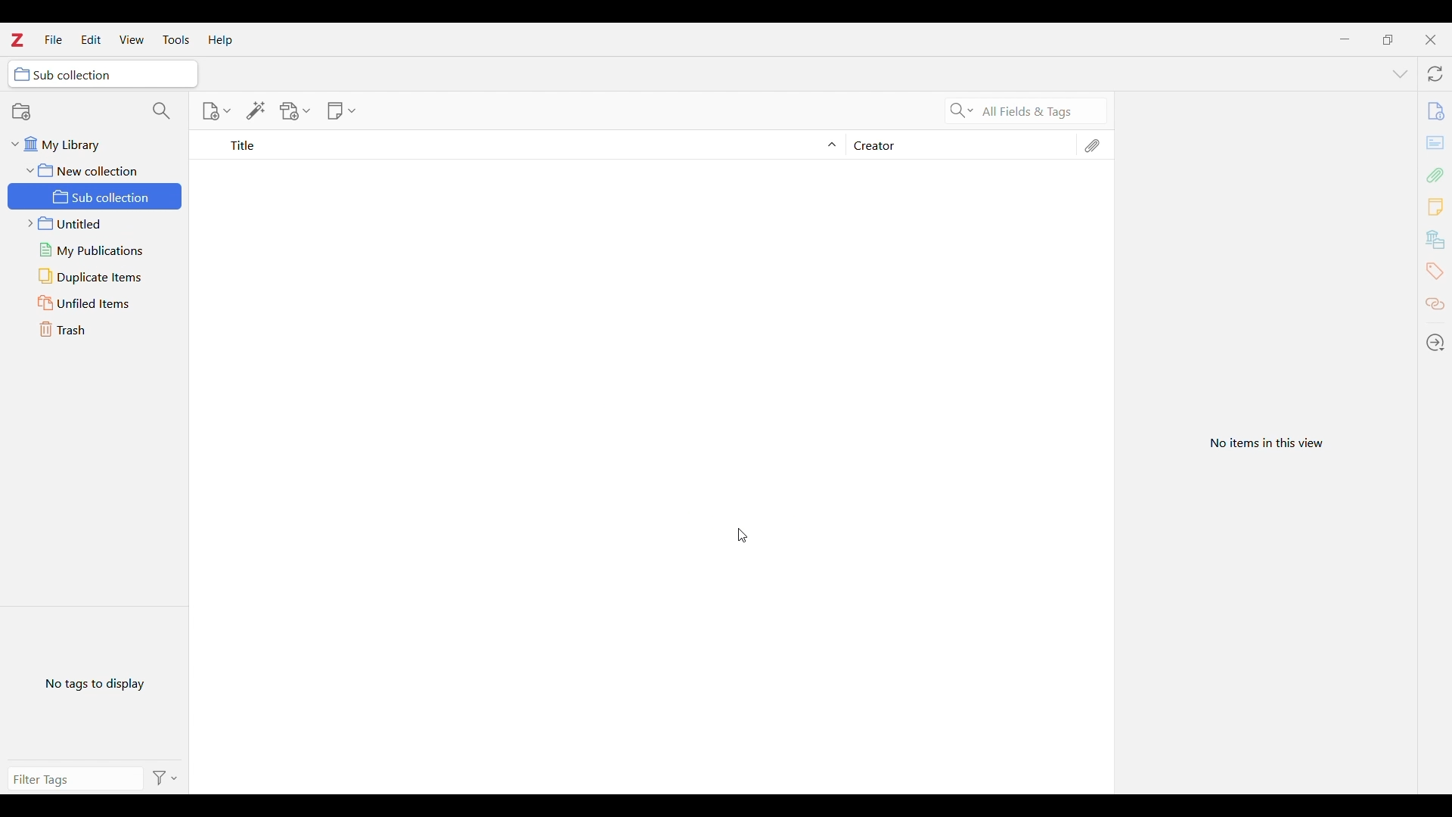  What do you see at coordinates (1041, 110) in the screenshot?
I see `Selected search criteria` at bounding box center [1041, 110].